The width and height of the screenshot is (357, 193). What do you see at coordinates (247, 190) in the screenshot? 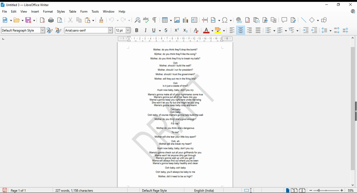
I see `toggle cursor` at bounding box center [247, 190].